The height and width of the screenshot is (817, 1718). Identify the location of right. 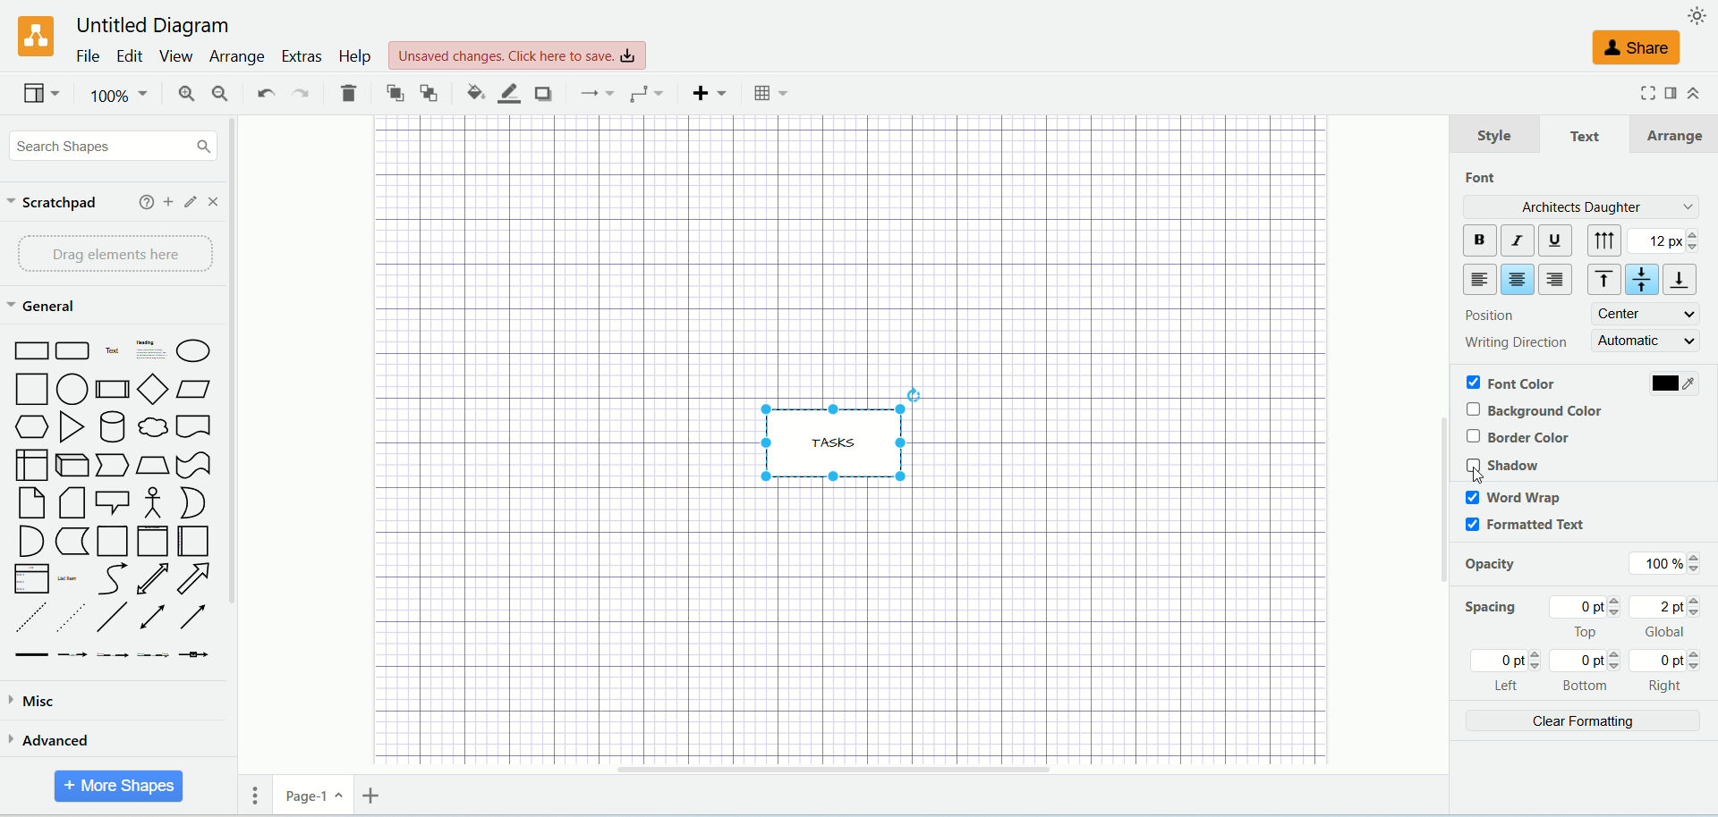
(1668, 671).